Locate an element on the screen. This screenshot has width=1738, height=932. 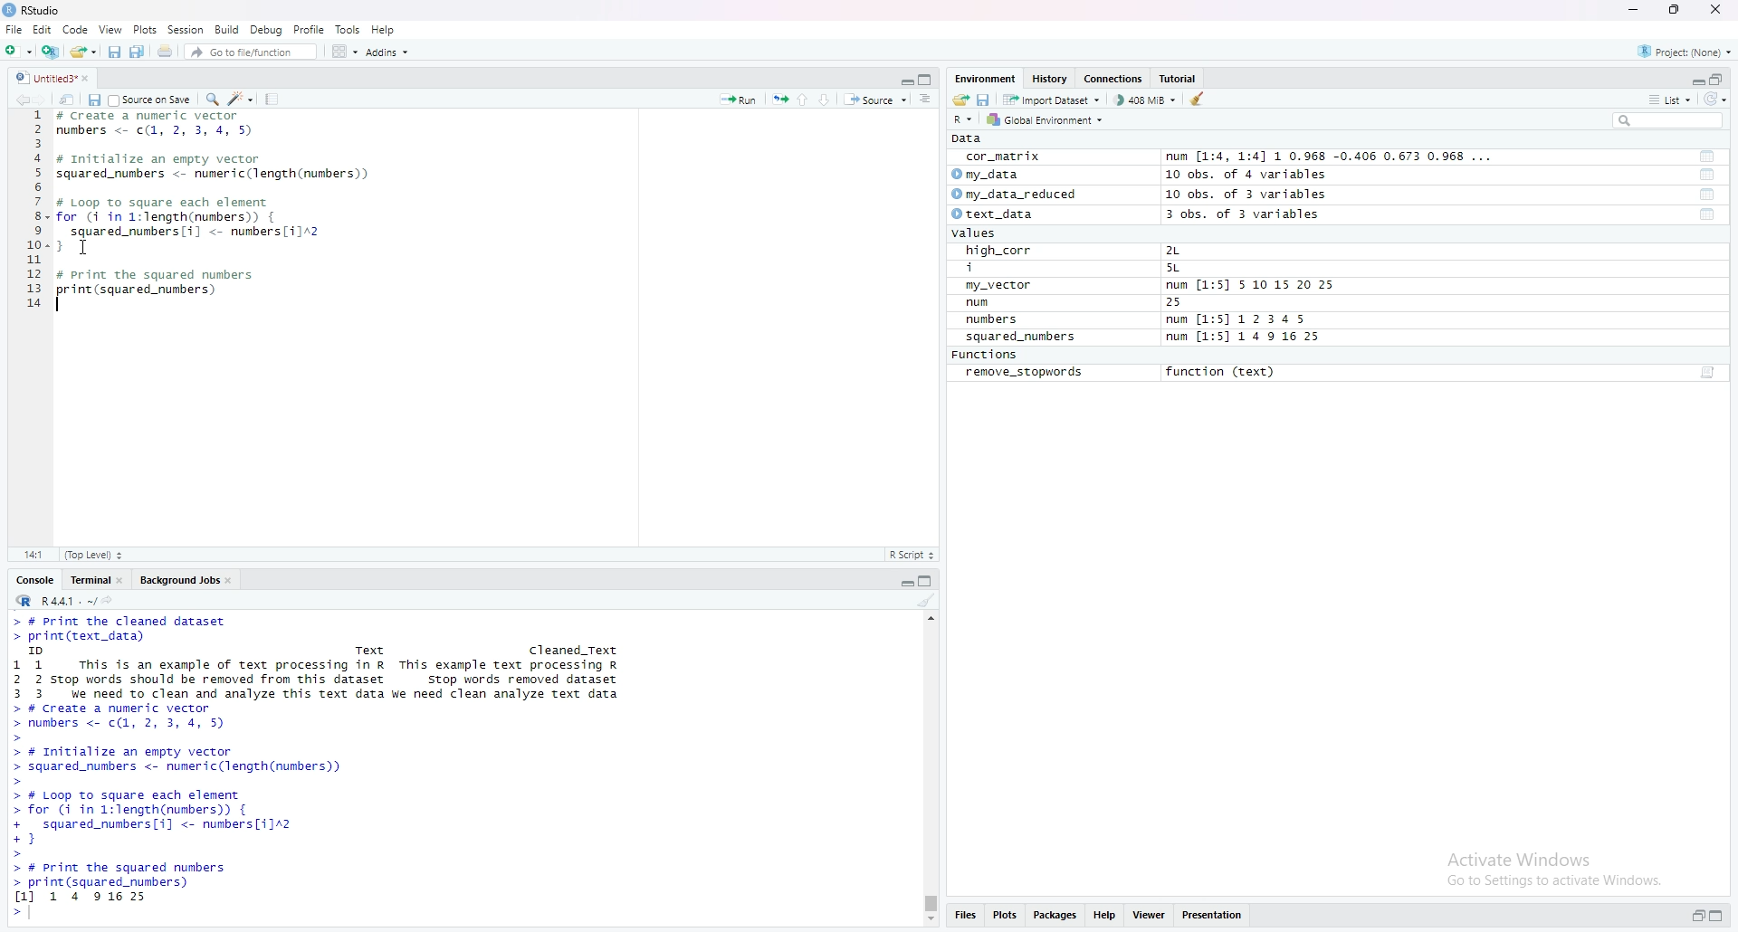
Print the current file is located at coordinates (163, 50).